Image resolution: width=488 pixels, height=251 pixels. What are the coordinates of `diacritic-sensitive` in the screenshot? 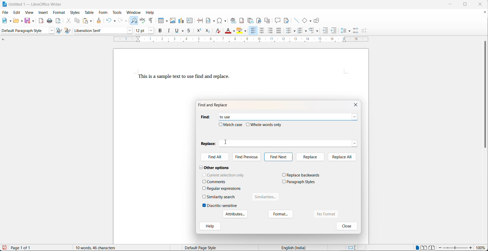 It's located at (222, 205).